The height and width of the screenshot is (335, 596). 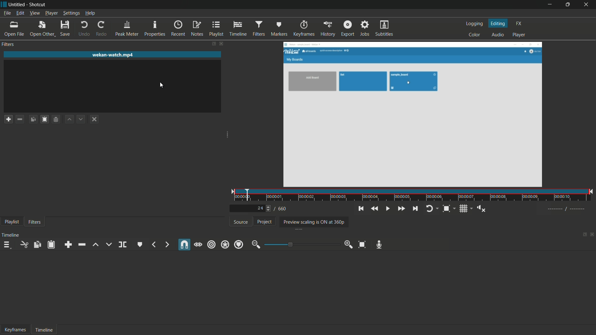 I want to click on save filters, so click(x=43, y=120).